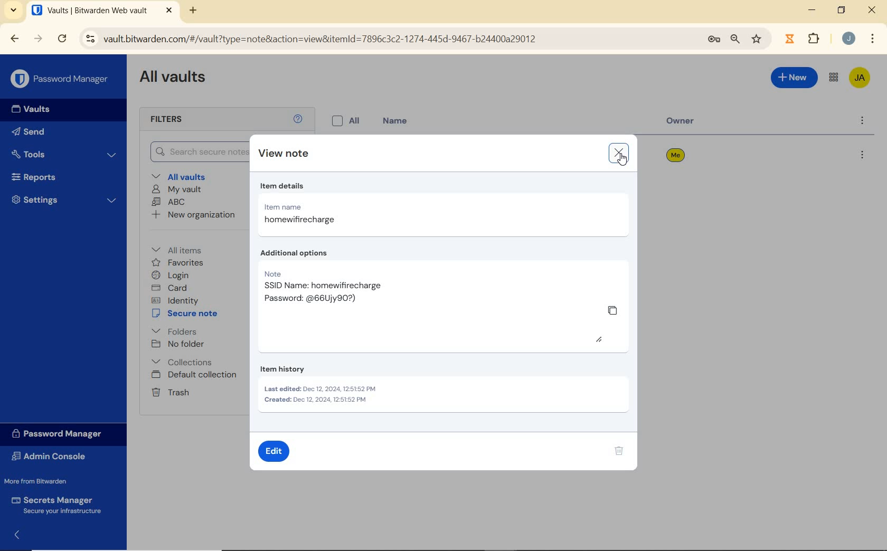  What do you see at coordinates (304, 254) in the screenshot?
I see `additional options` at bounding box center [304, 254].